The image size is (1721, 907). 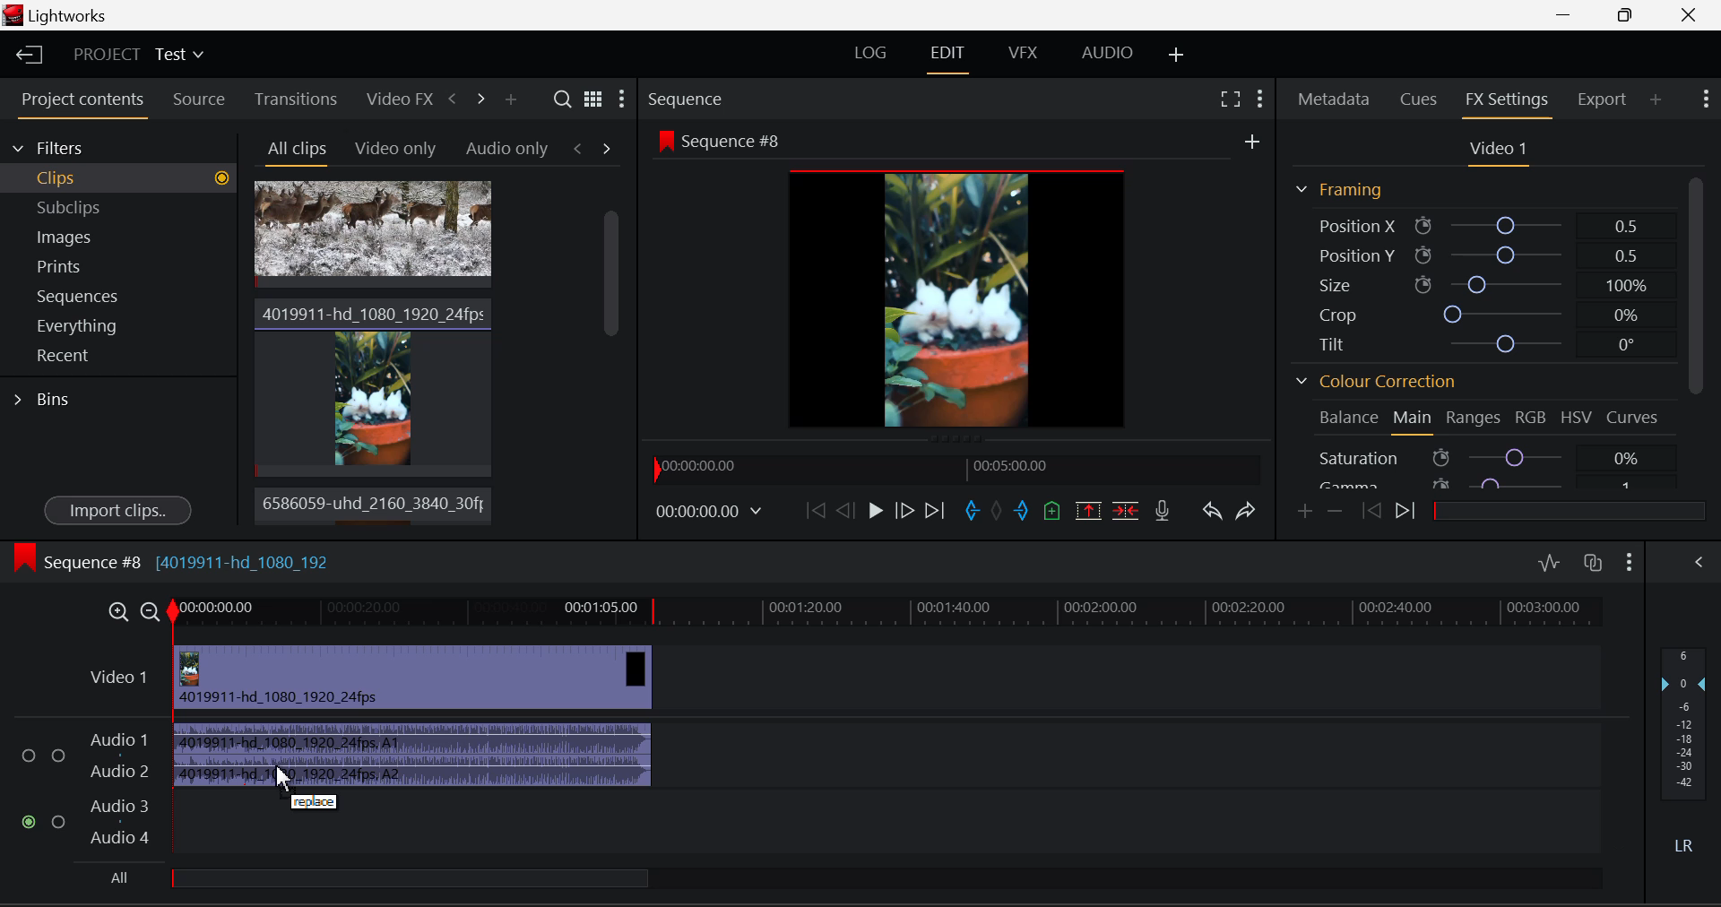 What do you see at coordinates (999, 511) in the screenshot?
I see `Remove all marks` at bounding box center [999, 511].